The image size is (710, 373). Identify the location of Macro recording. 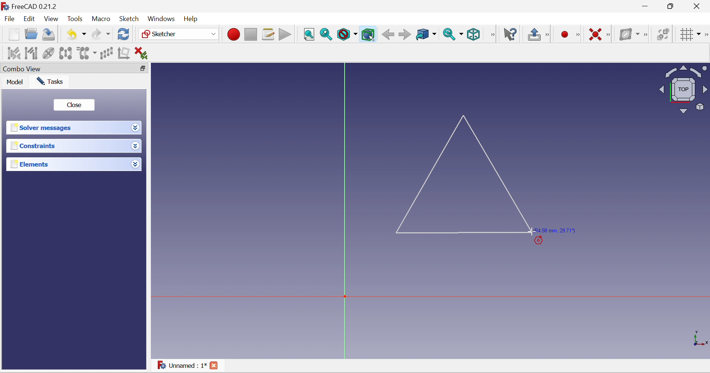
(233, 34).